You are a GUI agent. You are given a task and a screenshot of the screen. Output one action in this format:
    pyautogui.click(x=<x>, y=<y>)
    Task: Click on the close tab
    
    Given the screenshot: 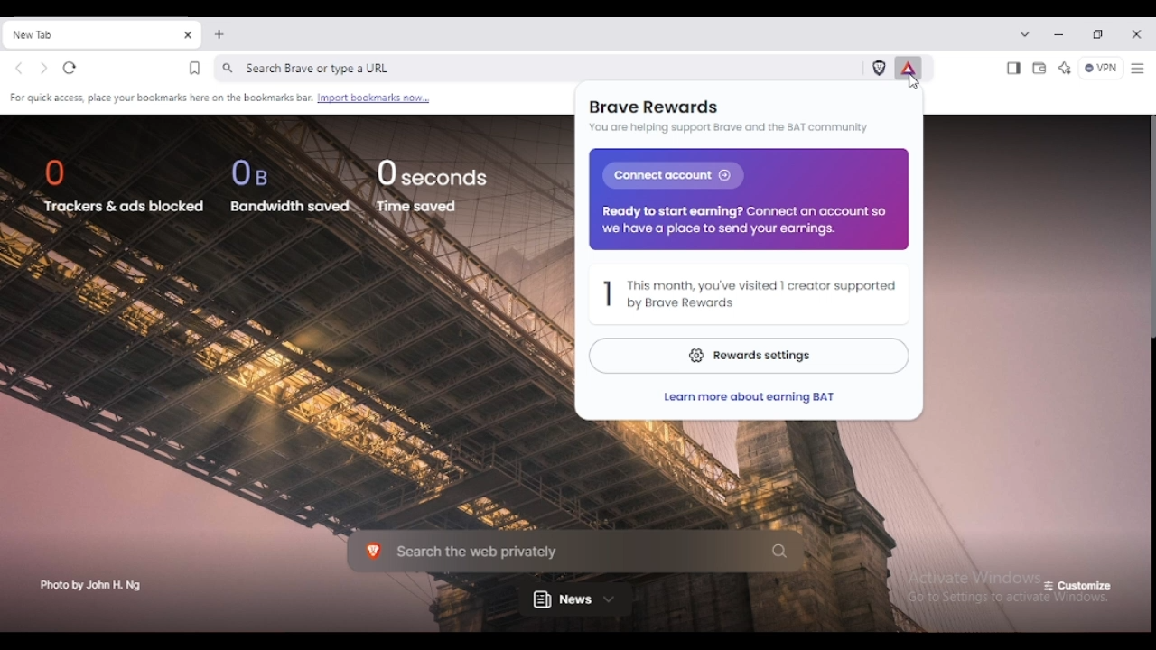 What is the action you would take?
    pyautogui.click(x=189, y=36)
    